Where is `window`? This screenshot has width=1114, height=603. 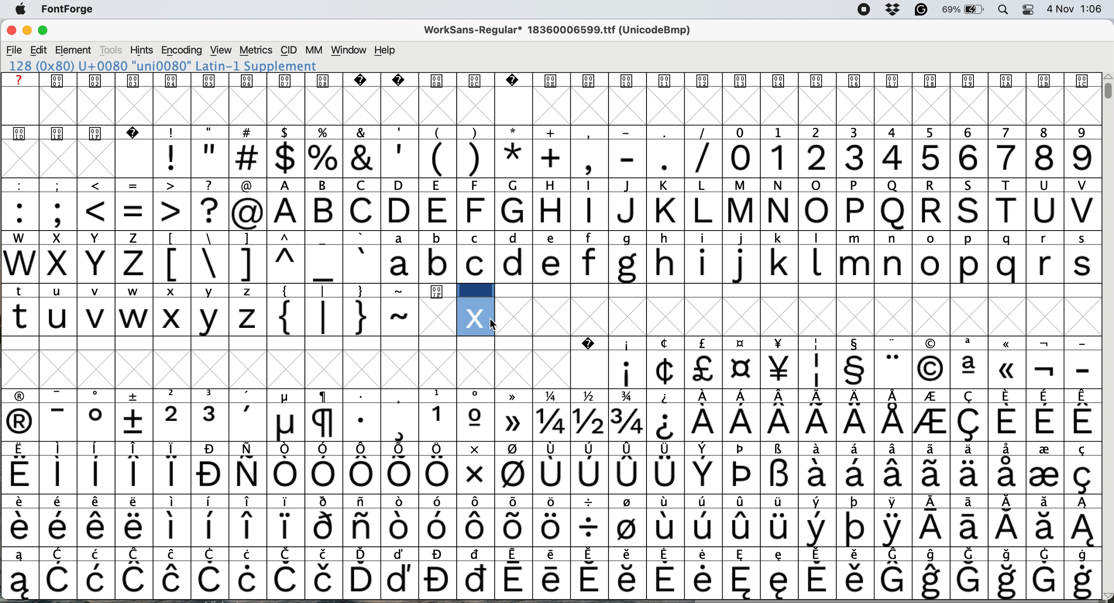 window is located at coordinates (348, 51).